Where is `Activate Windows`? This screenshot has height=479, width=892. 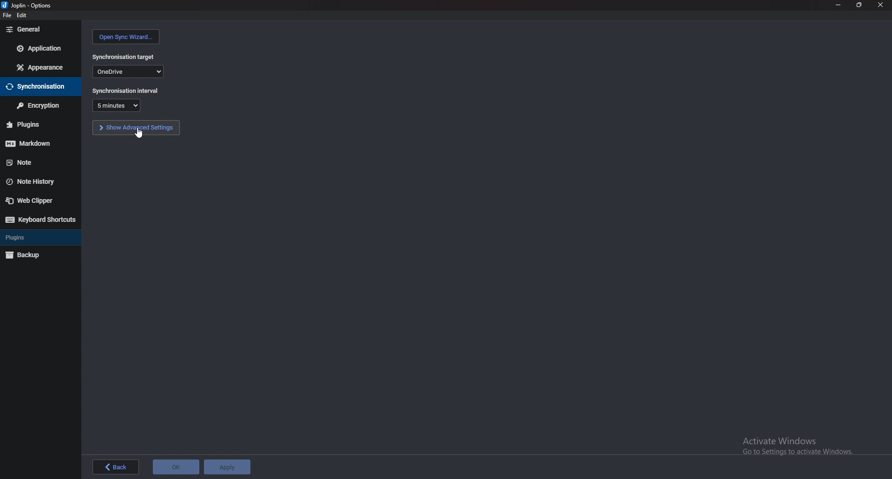 Activate Windows is located at coordinates (794, 446).